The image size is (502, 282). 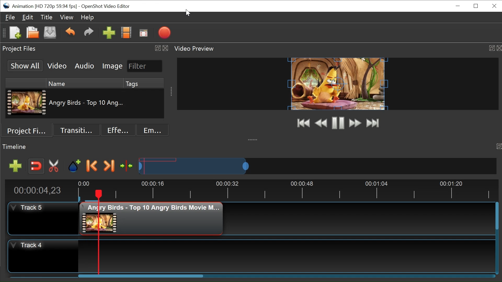 I want to click on Video, so click(x=57, y=66).